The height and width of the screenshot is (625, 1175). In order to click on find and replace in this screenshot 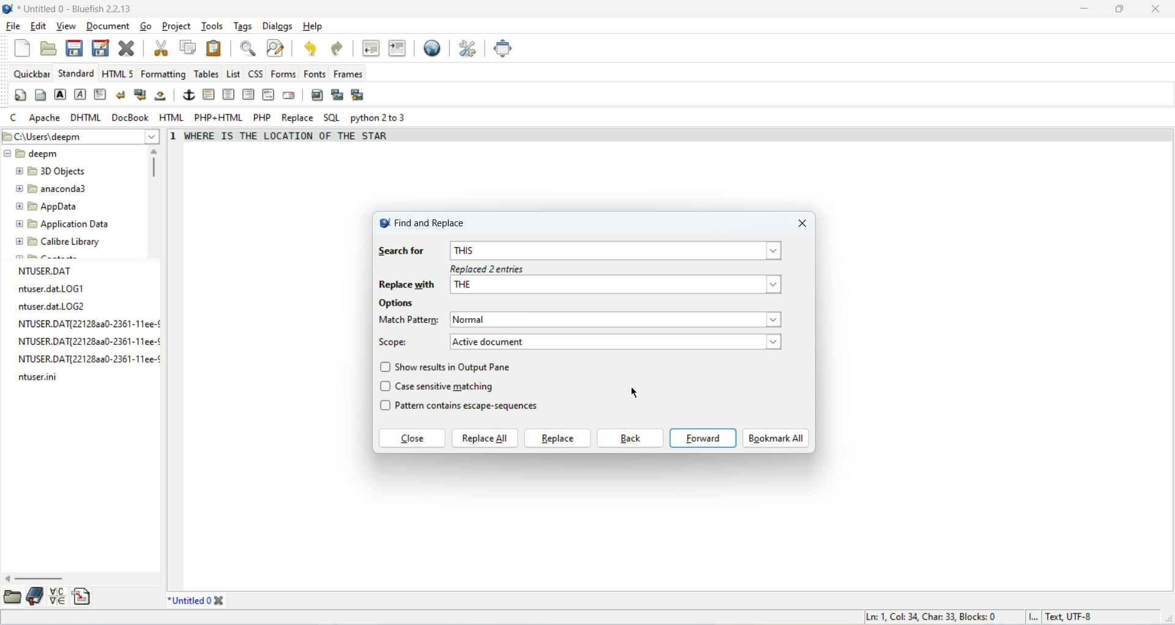, I will do `click(275, 48)`.